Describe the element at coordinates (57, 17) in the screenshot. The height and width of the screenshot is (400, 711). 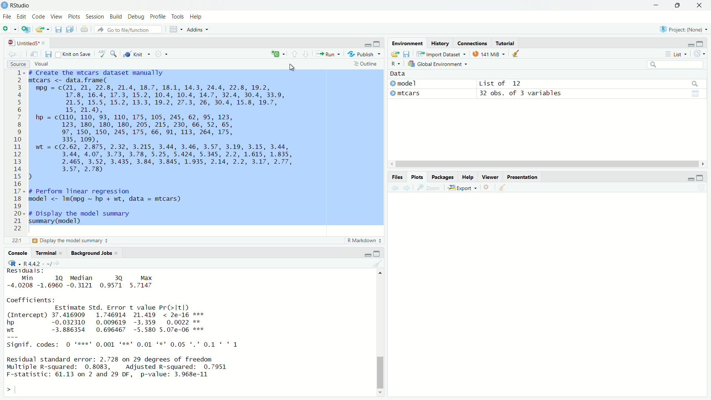
I see `view` at that location.